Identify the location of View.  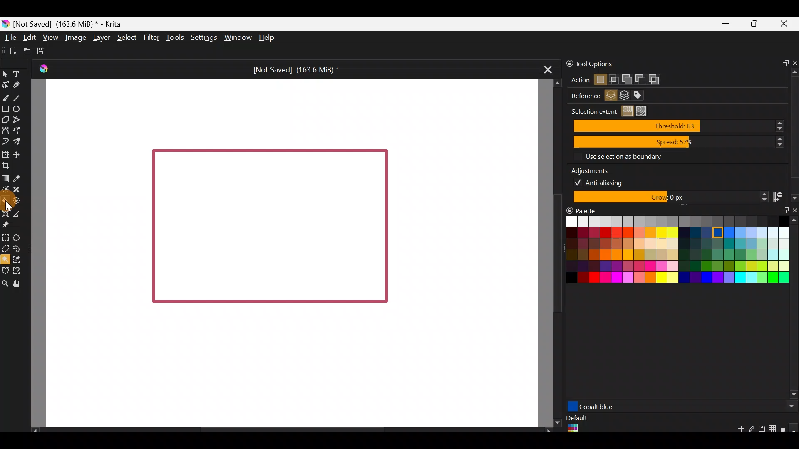
(50, 36).